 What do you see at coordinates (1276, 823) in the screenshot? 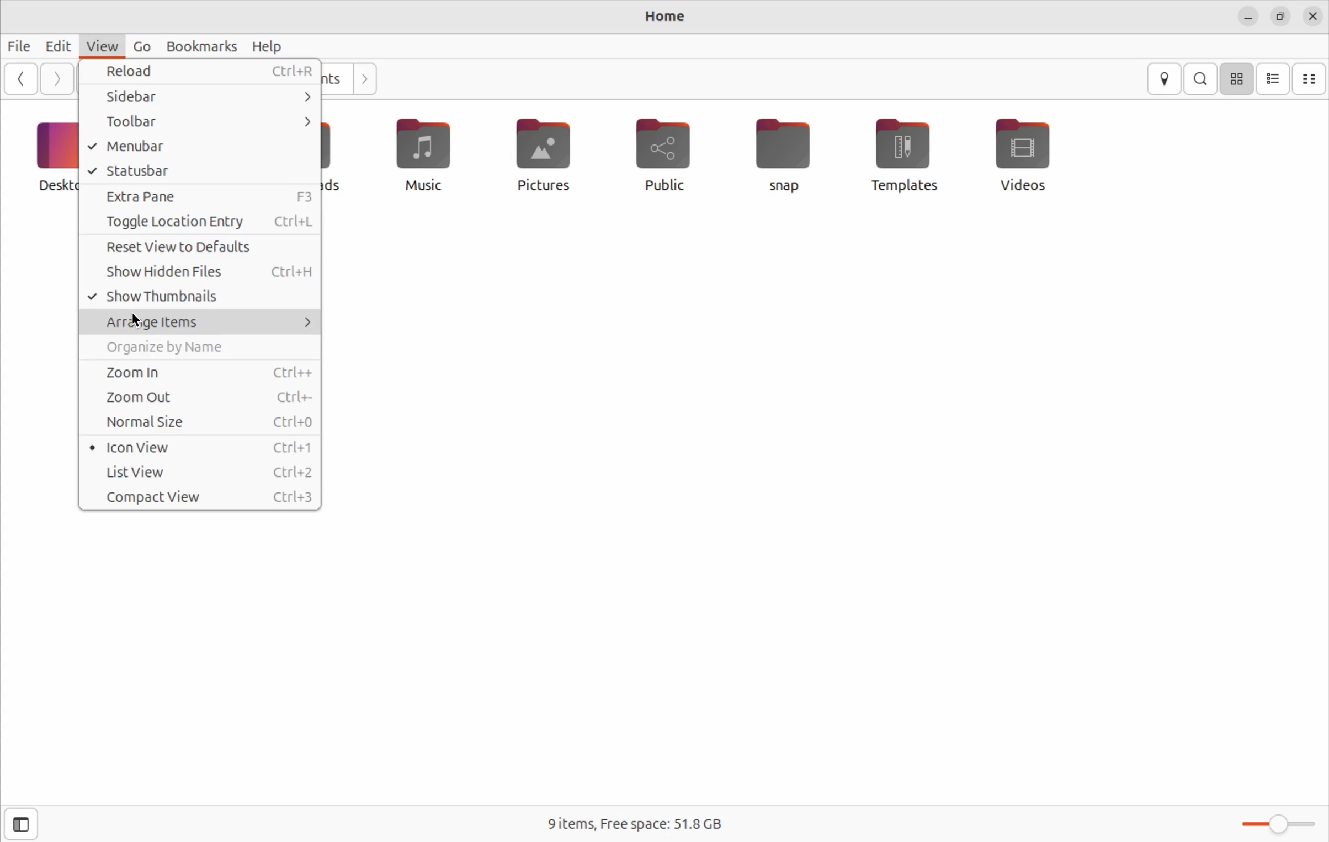
I see `toggle bar` at bounding box center [1276, 823].